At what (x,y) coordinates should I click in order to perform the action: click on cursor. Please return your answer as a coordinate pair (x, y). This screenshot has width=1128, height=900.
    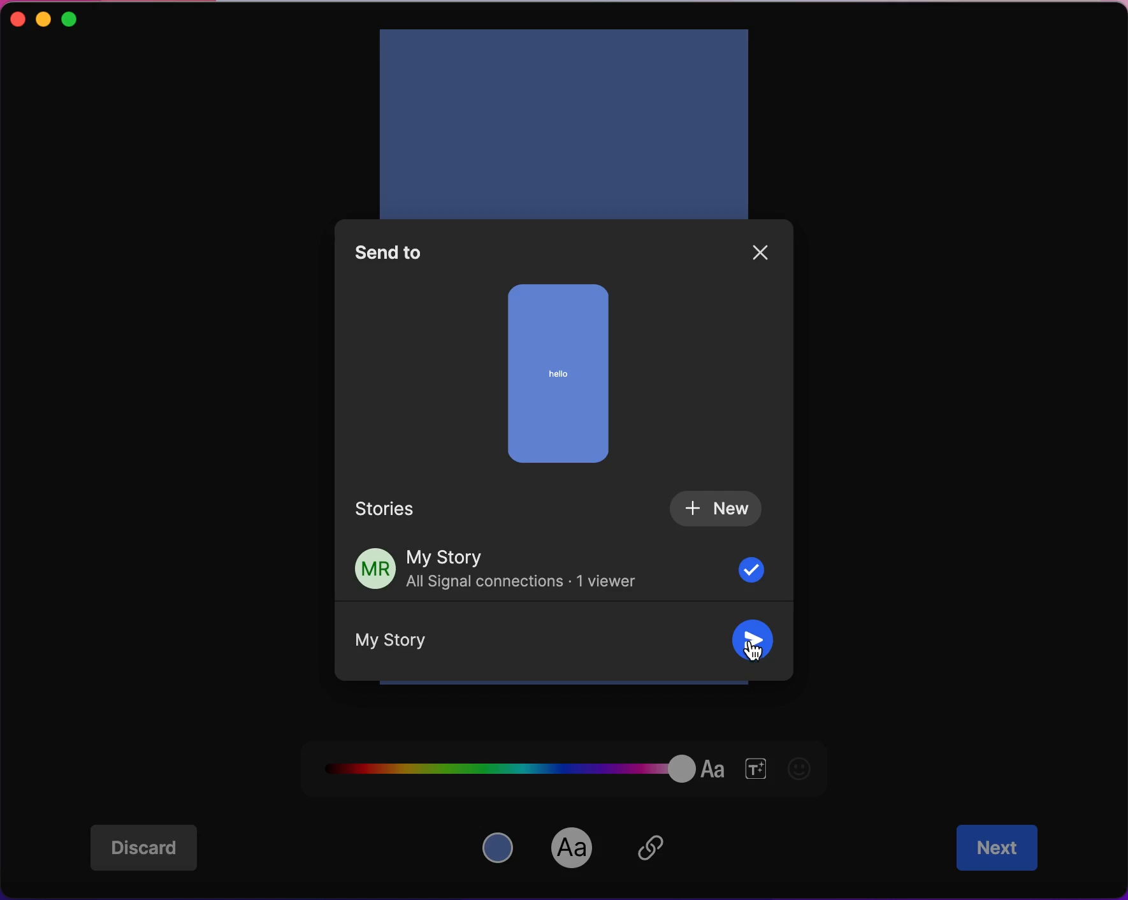
    Looking at the image, I should click on (755, 655).